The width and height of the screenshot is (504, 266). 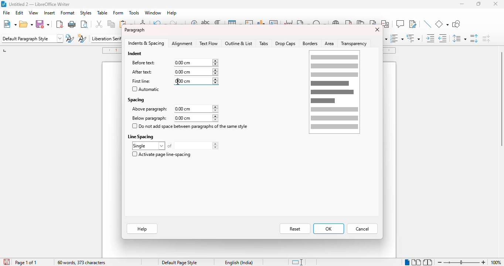 I want to click on format, so click(x=68, y=13).